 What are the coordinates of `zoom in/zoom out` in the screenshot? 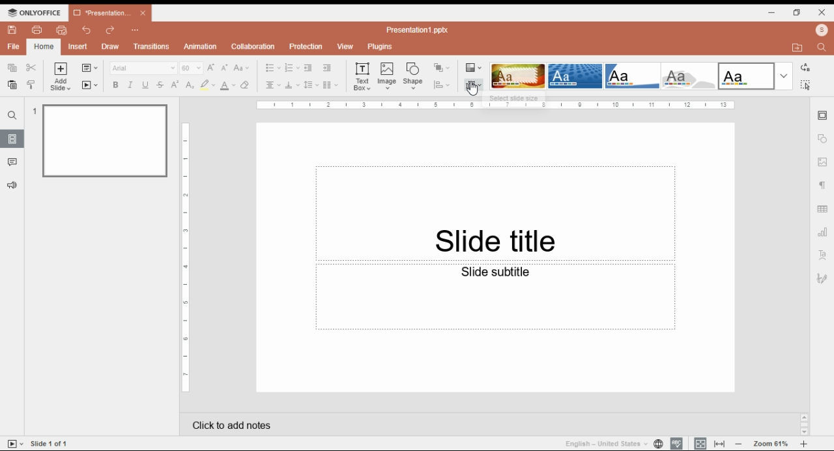 It's located at (804, 444).